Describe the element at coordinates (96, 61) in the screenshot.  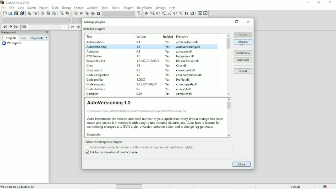
I see `BrowseTracker` at that location.